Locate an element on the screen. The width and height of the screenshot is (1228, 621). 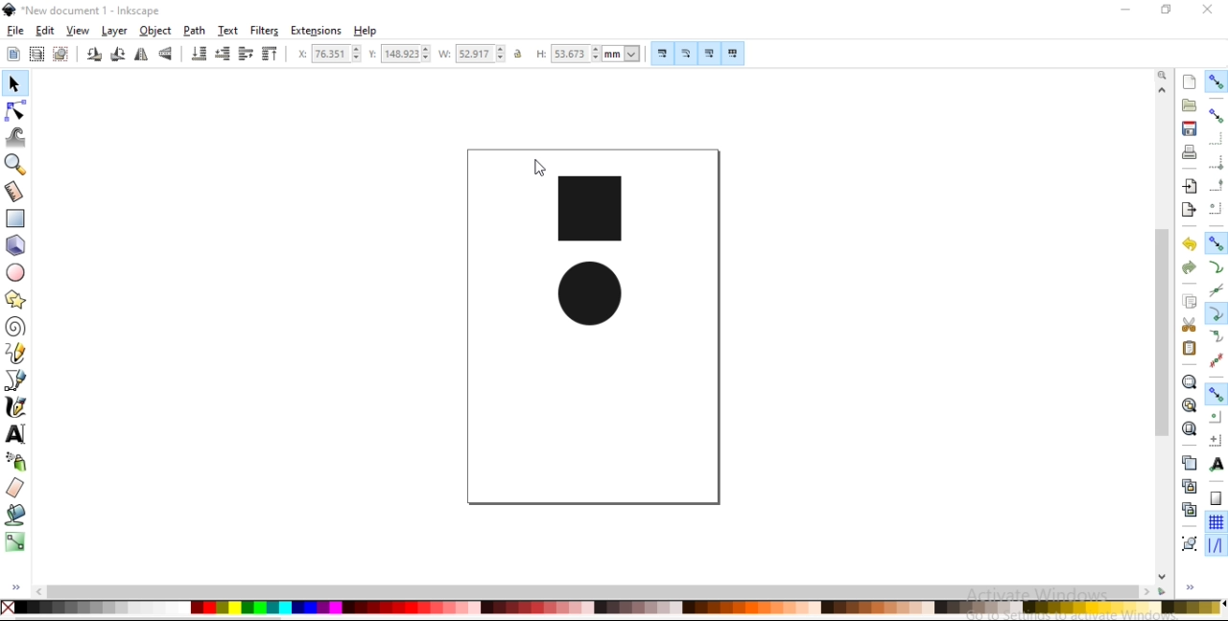
paste is located at coordinates (1190, 349).